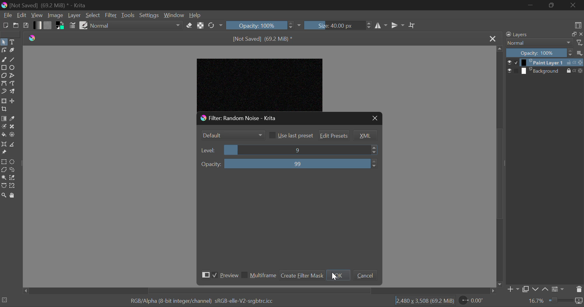 The width and height of the screenshot is (584, 307). What do you see at coordinates (195, 16) in the screenshot?
I see `Help` at bounding box center [195, 16].